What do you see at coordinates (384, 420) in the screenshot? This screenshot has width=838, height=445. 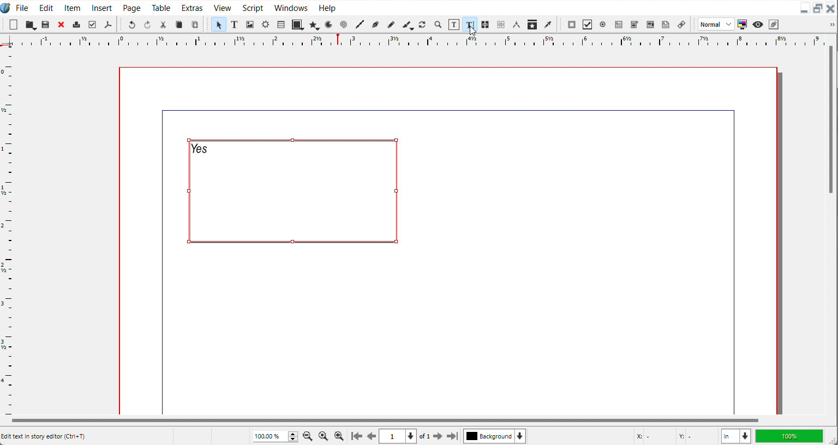 I see `Horizontal Scroll bar` at bounding box center [384, 420].